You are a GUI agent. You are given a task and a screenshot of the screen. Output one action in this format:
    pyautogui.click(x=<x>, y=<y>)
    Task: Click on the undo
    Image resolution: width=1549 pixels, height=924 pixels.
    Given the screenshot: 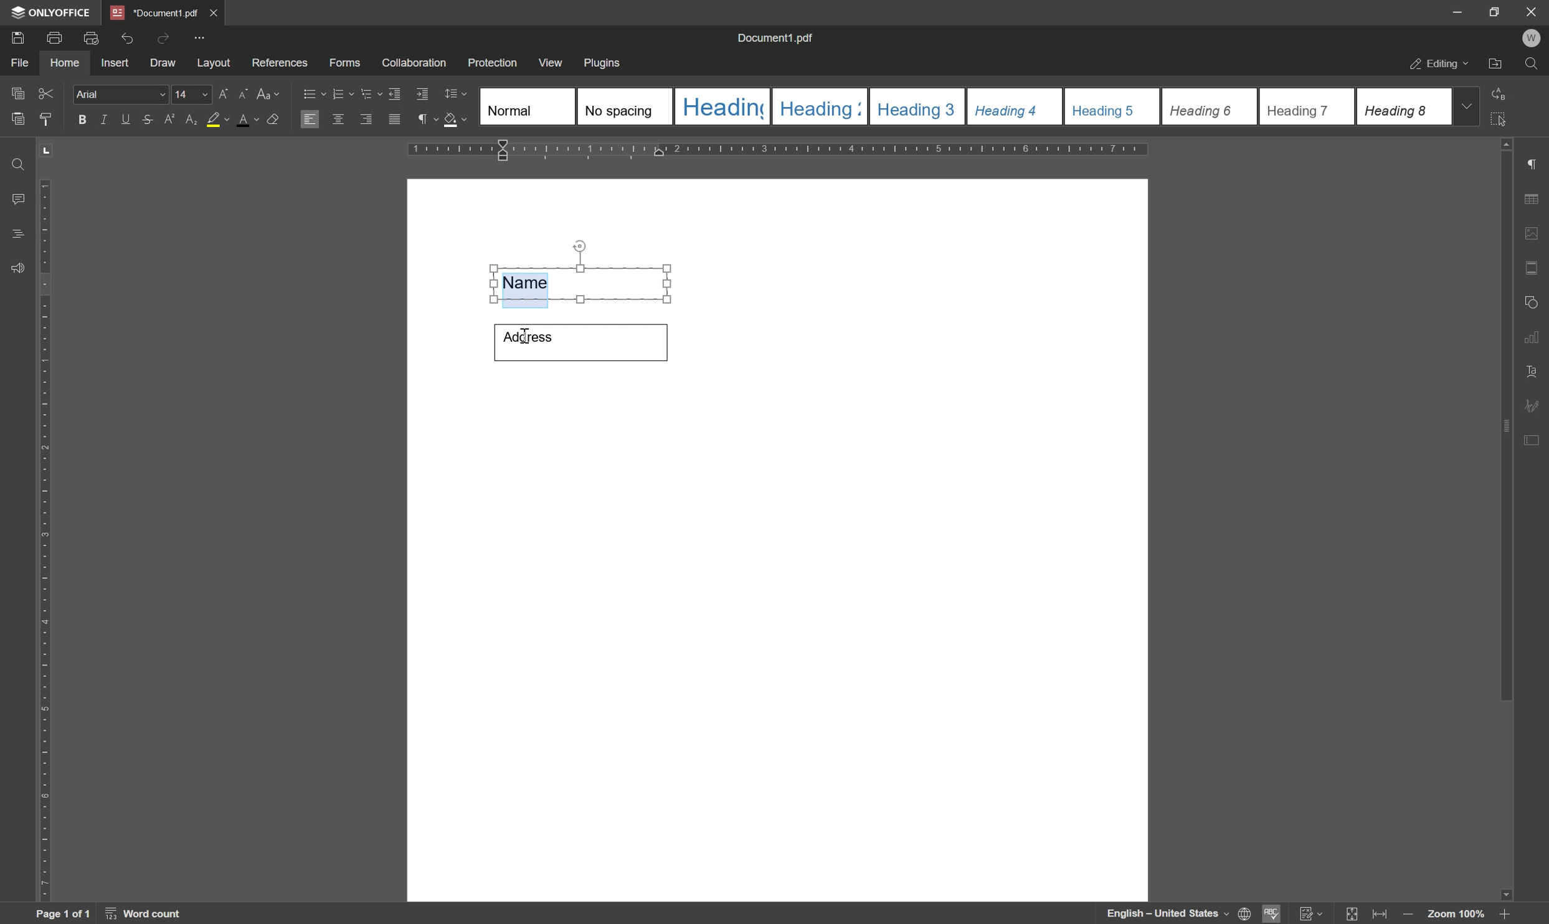 What is the action you would take?
    pyautogui.click(x=127, y=35)
    